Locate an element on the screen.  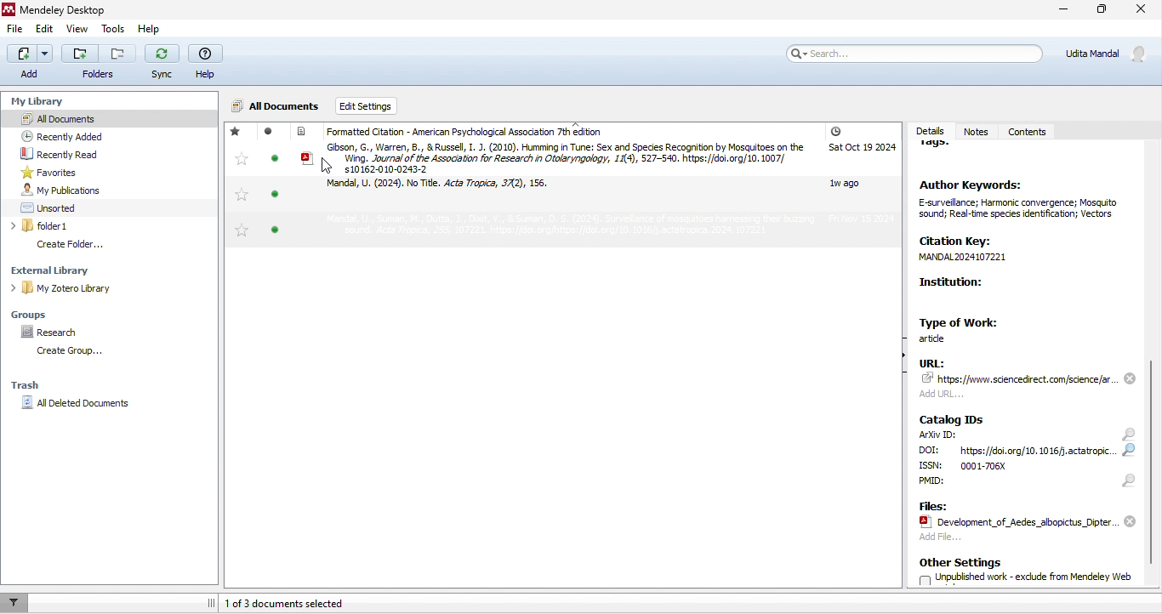
favorites is located at coordinates (50, 172).